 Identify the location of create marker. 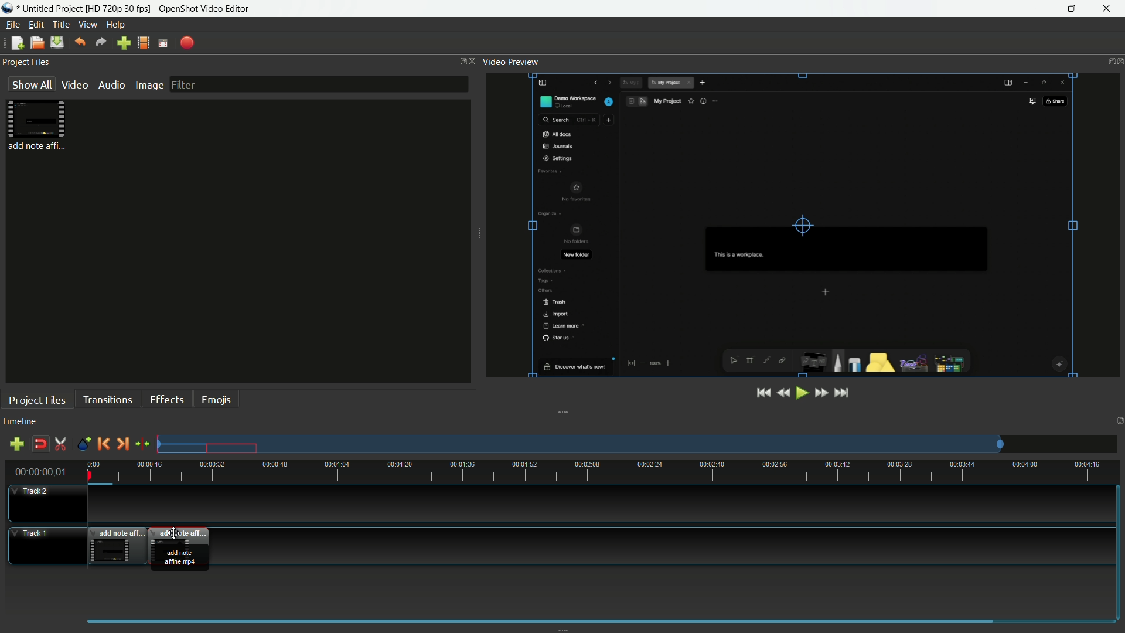
(84, 444).